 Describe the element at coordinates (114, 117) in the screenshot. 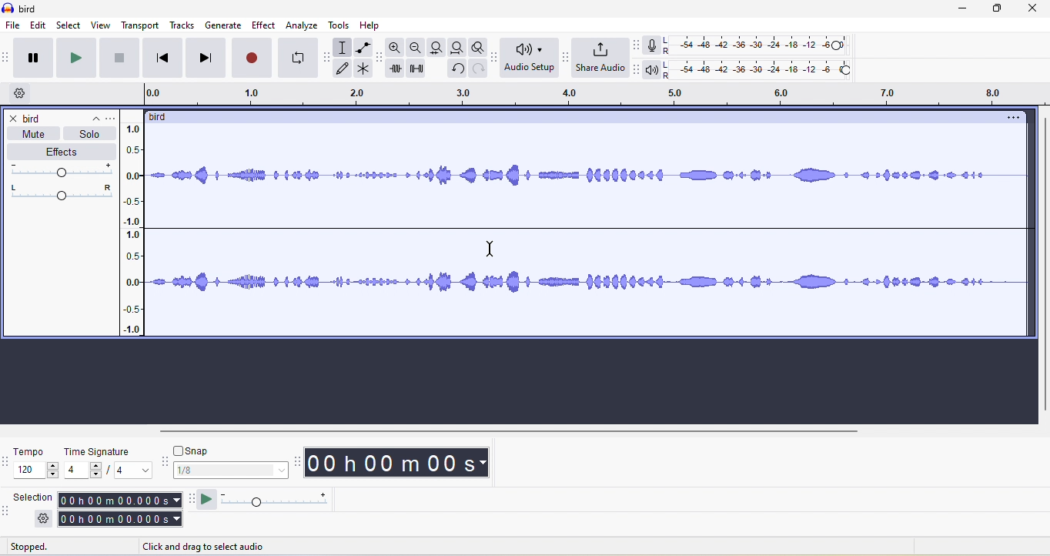

I see `open menu` at that location.